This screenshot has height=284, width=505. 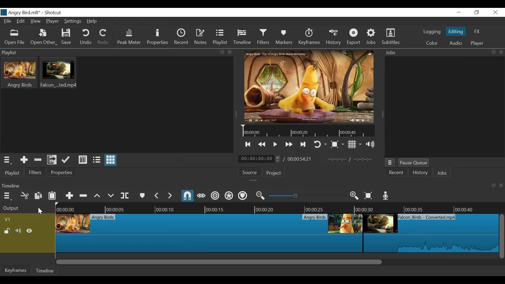 I want to click on lift, so click(x=97, y=196).